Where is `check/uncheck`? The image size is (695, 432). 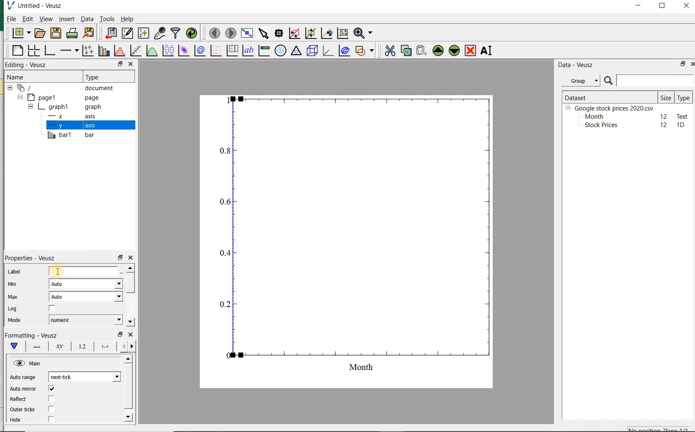 check/uncheck is located at coordinates (51, 389).